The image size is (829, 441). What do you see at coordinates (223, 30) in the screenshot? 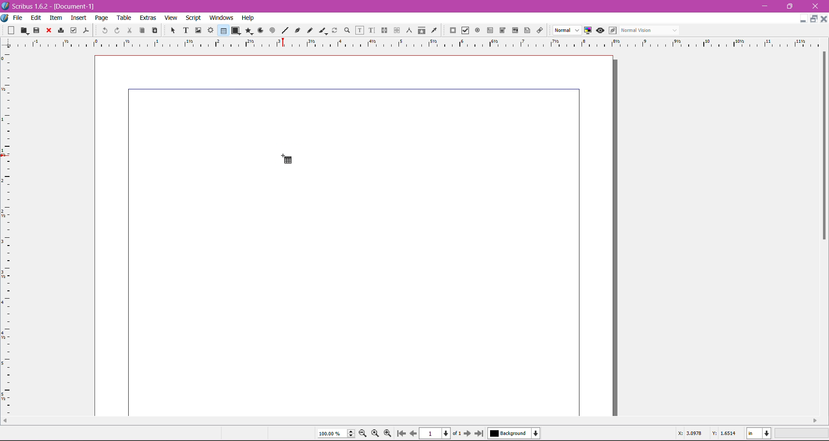
I see `Tables` at bounding box center [223, 30].